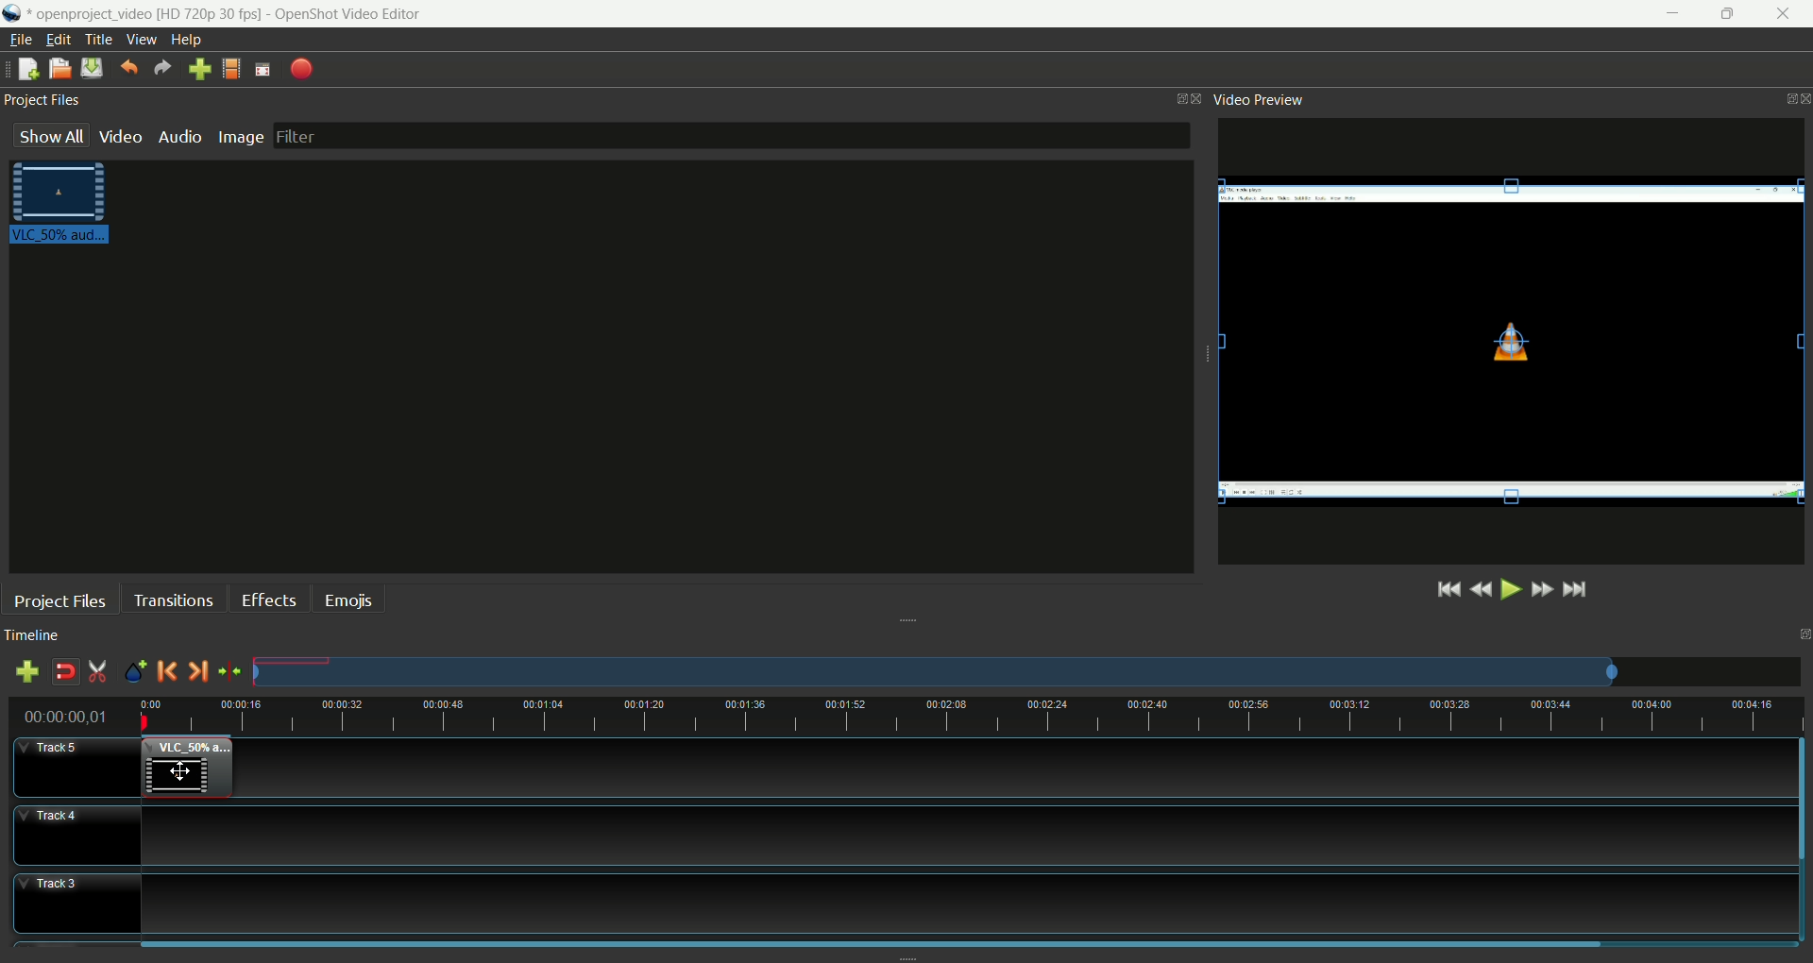  Describe the element at coordinates (189, 40) in the screenshot. I see `help` at that location.